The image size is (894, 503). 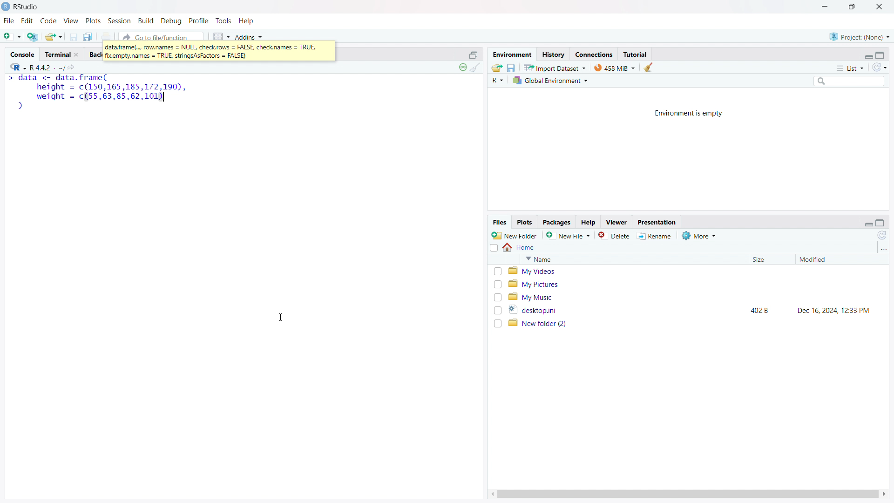 I want to click on connections, so click(x=594, y=54).